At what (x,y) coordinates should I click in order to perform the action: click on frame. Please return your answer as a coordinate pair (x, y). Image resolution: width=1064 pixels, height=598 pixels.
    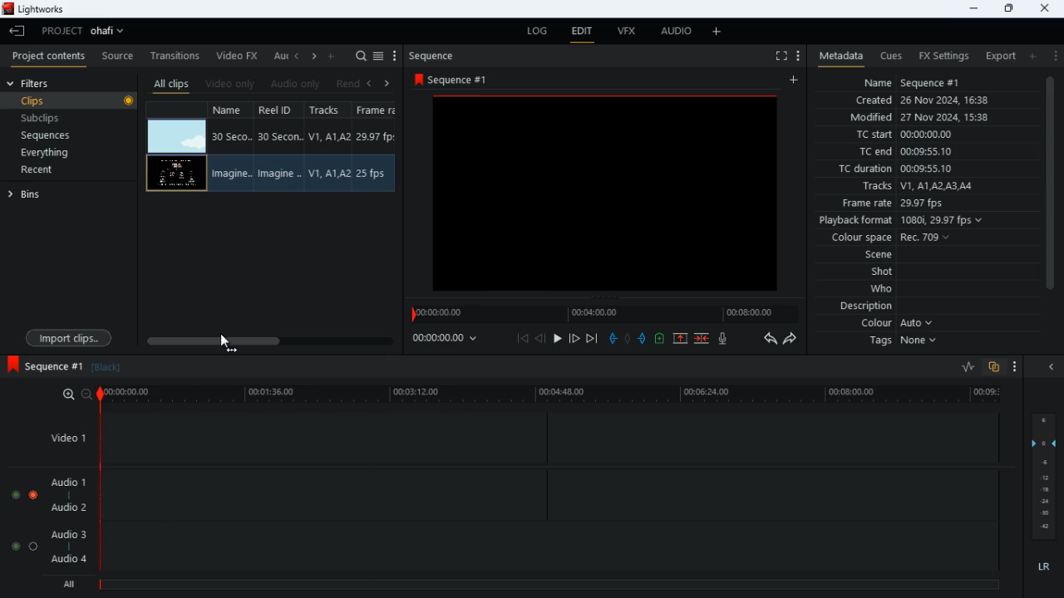
    Looking at the image, I should click on (377, 149).